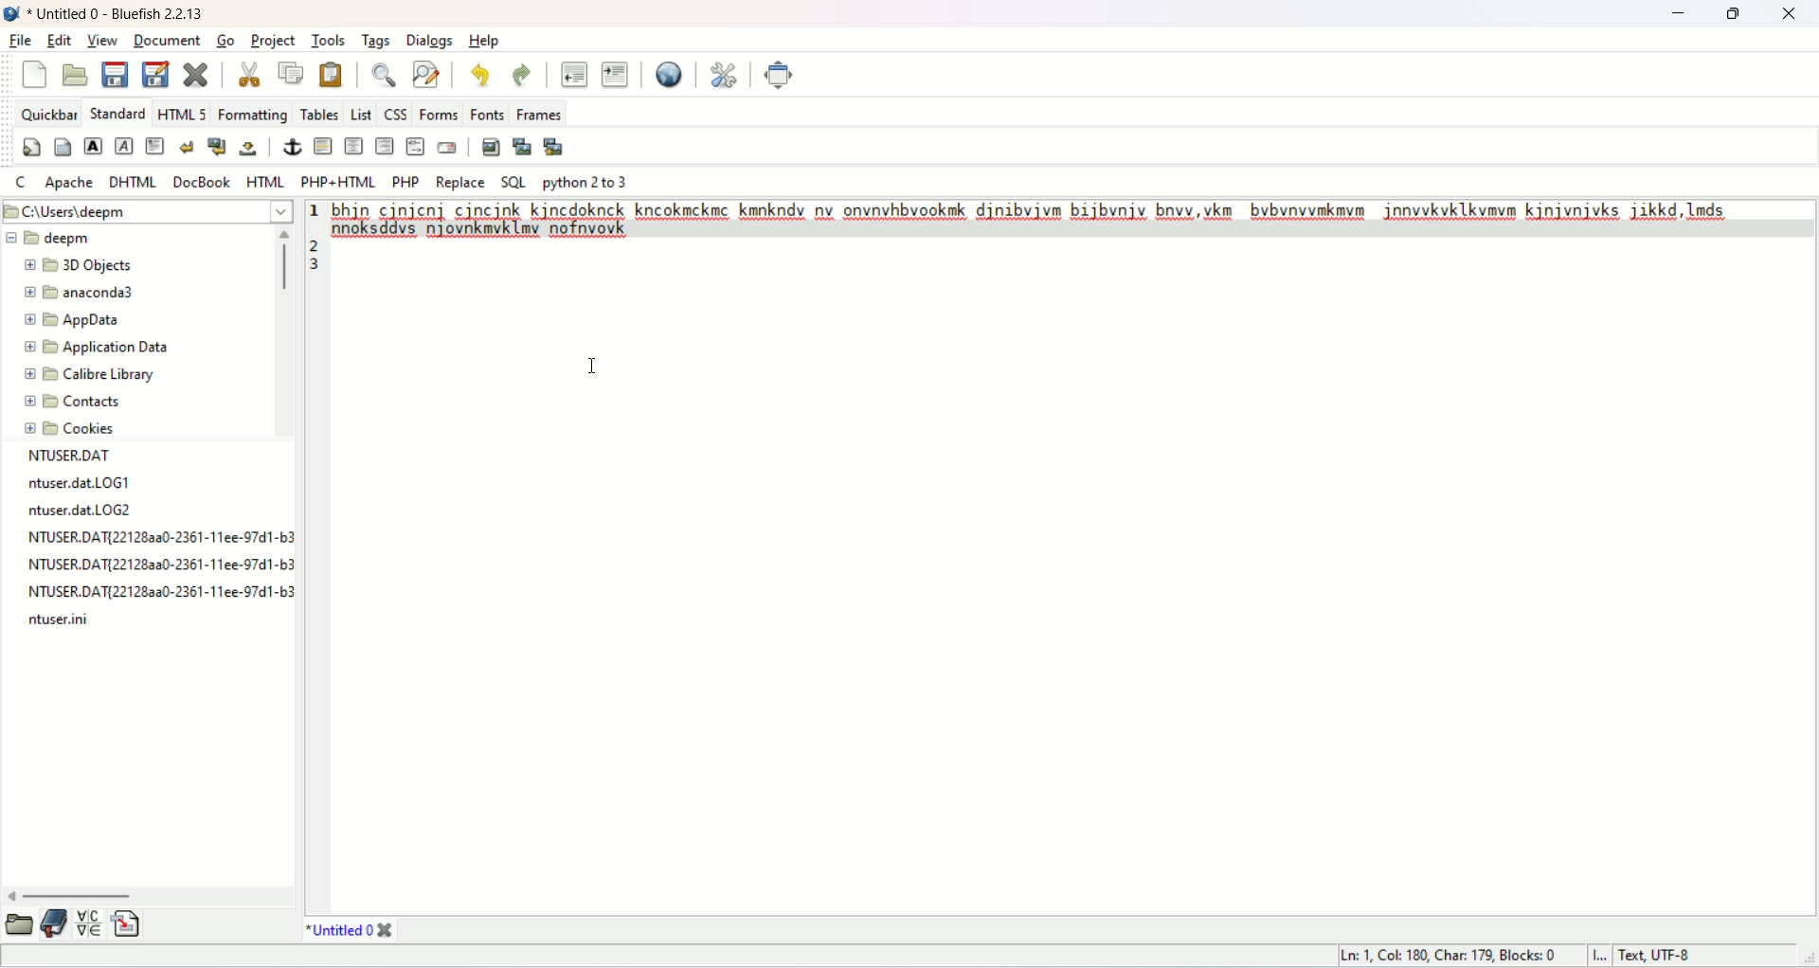 This screenshot has width=1819, height=968. Describe the element at coordinates (1448, 955) in the screenshot. I see `ln, col, char, block` at that location.